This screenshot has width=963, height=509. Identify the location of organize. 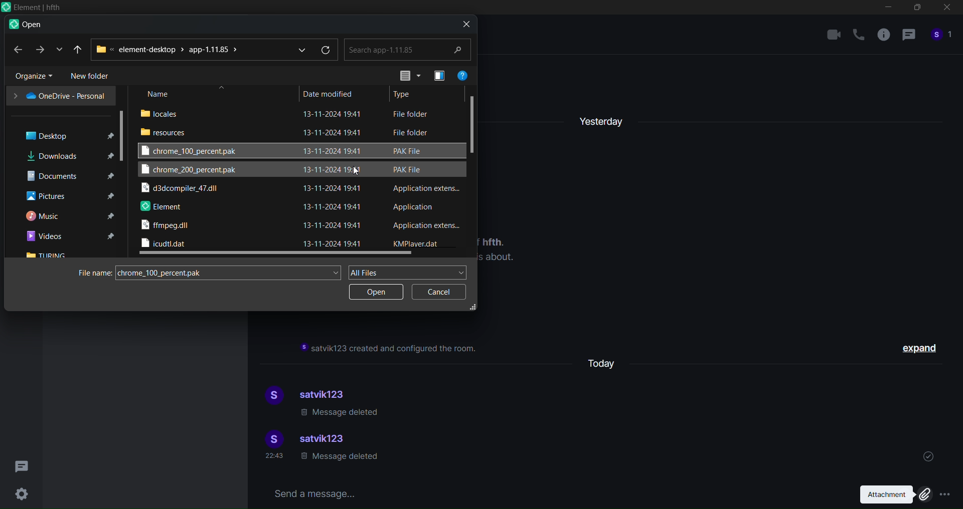
(30, 76).